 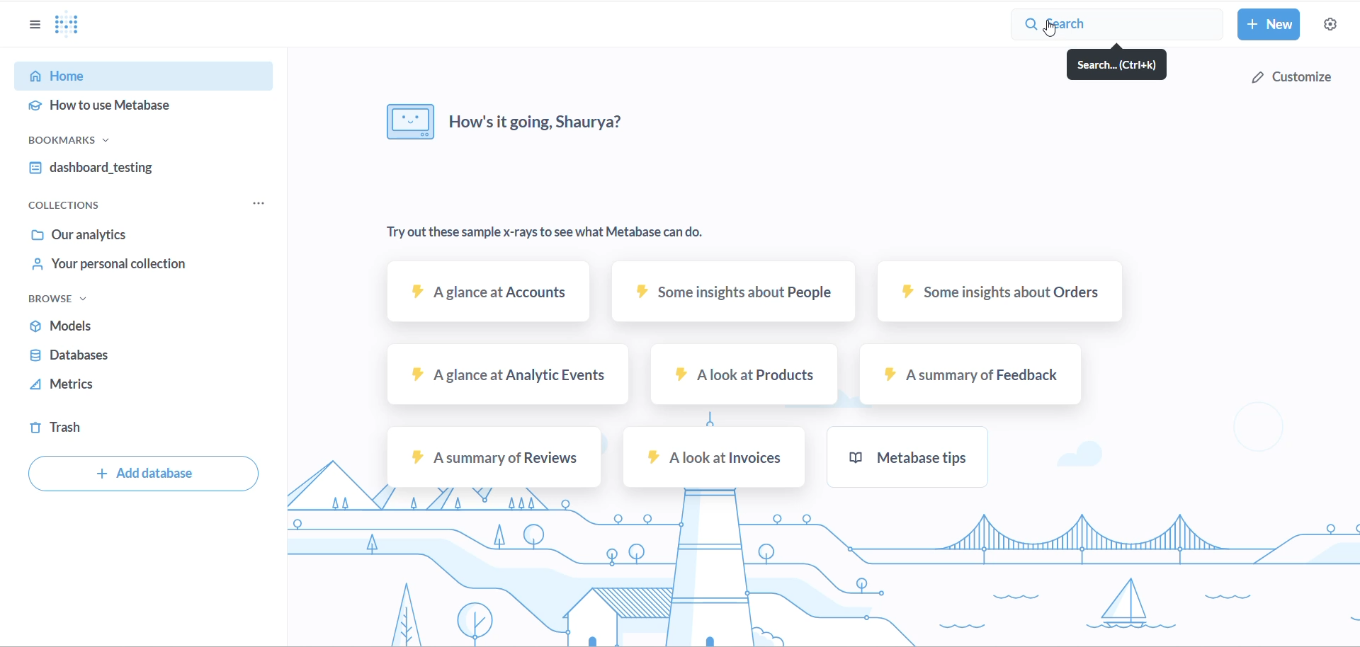 I want to click on collections, so click(x=74, y=206).